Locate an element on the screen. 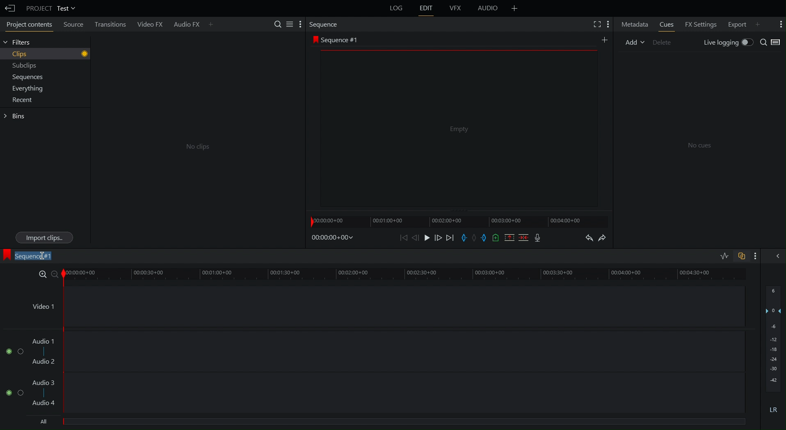  Skip back is located at coordinates (404, 238).